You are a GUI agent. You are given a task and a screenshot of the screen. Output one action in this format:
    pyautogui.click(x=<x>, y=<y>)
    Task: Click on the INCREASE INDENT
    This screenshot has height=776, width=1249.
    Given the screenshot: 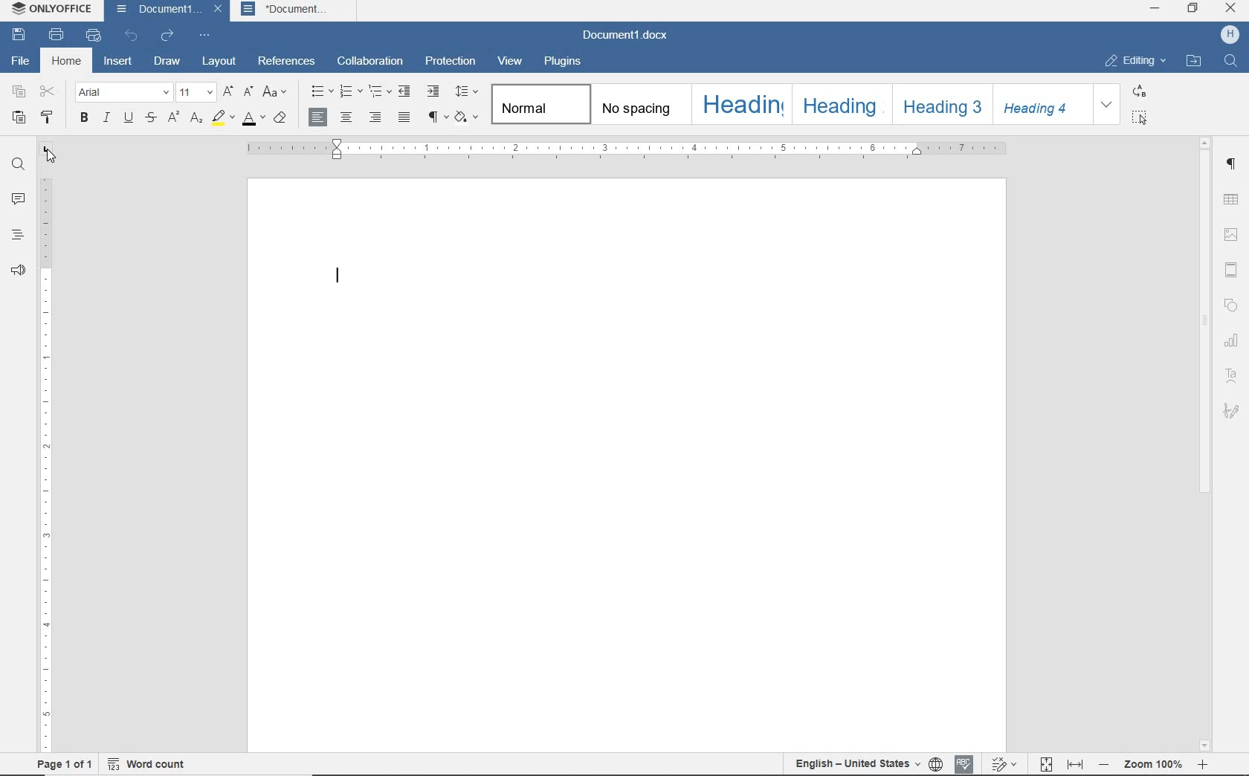 What is the action you would take?
    pyautogui.click(x=433, y=92)
    